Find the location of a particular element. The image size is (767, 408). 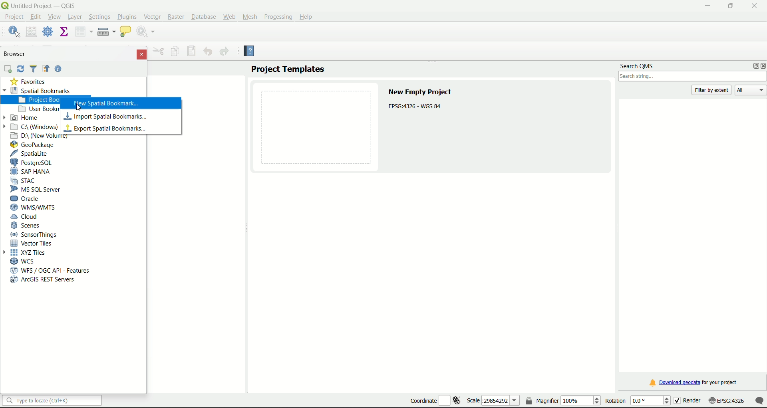

project templates is located at coordinates (288, 69).